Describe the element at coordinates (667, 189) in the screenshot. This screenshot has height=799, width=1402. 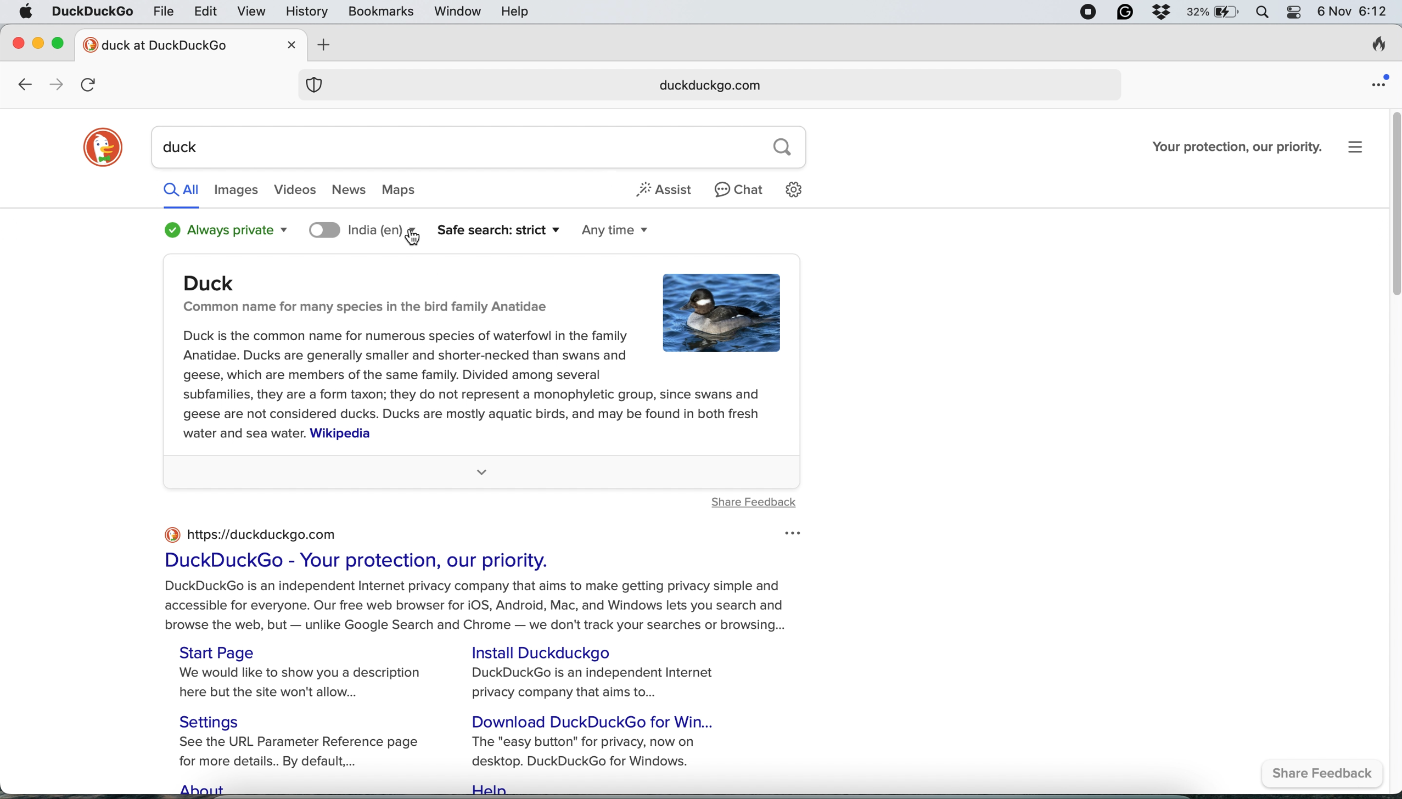
I see `assist` at that location.